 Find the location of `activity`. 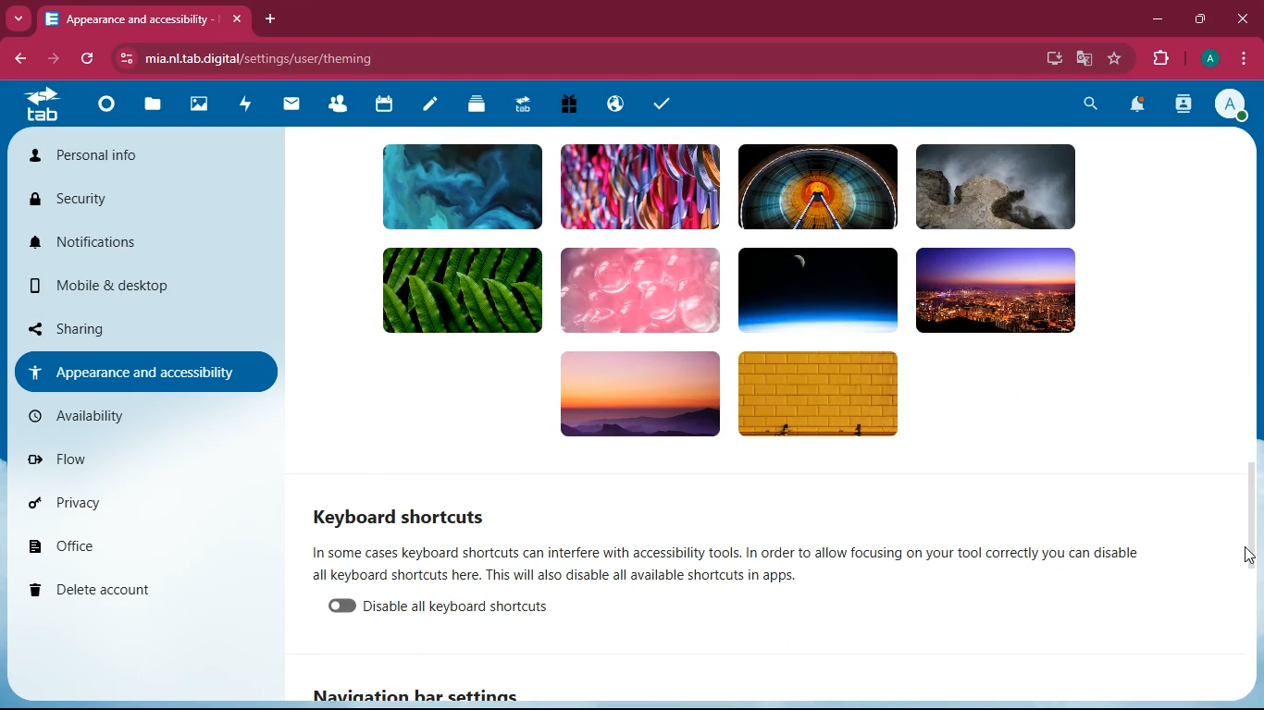

activity is located at coordinates (1182, 106).